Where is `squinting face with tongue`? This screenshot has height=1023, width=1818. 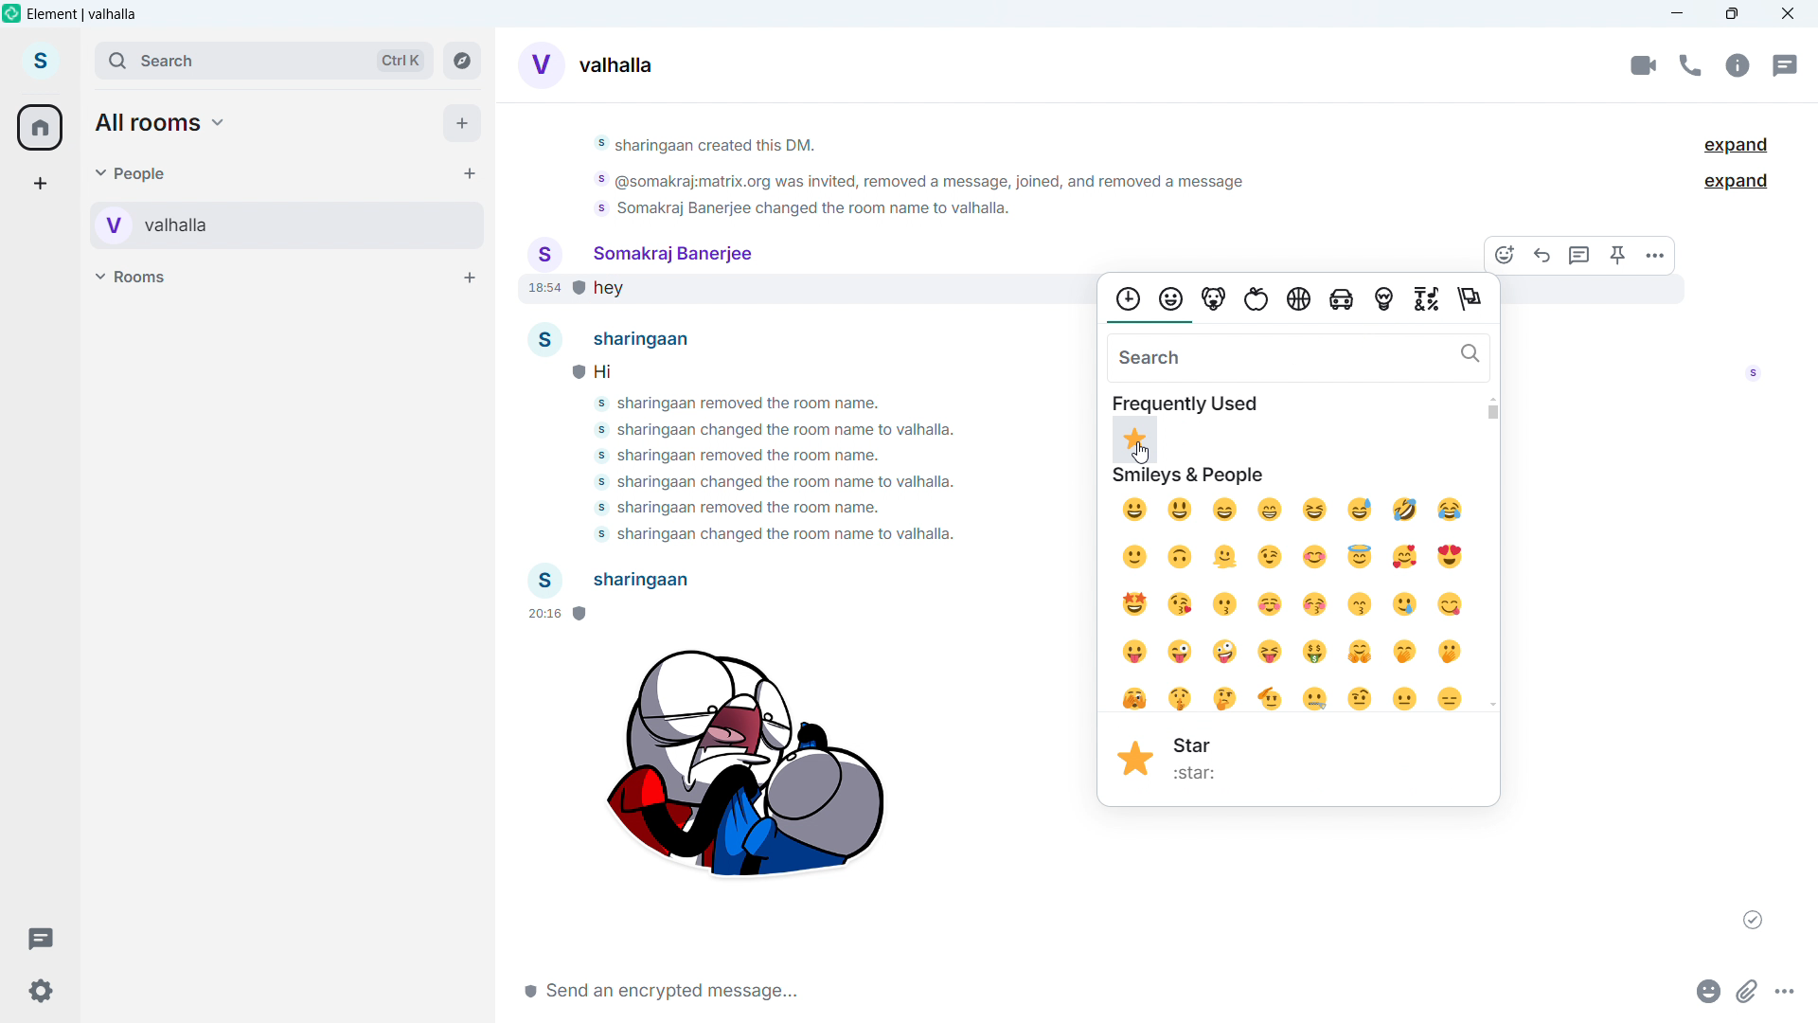
squinting face with tongue is located at coordinates (1270, 652).